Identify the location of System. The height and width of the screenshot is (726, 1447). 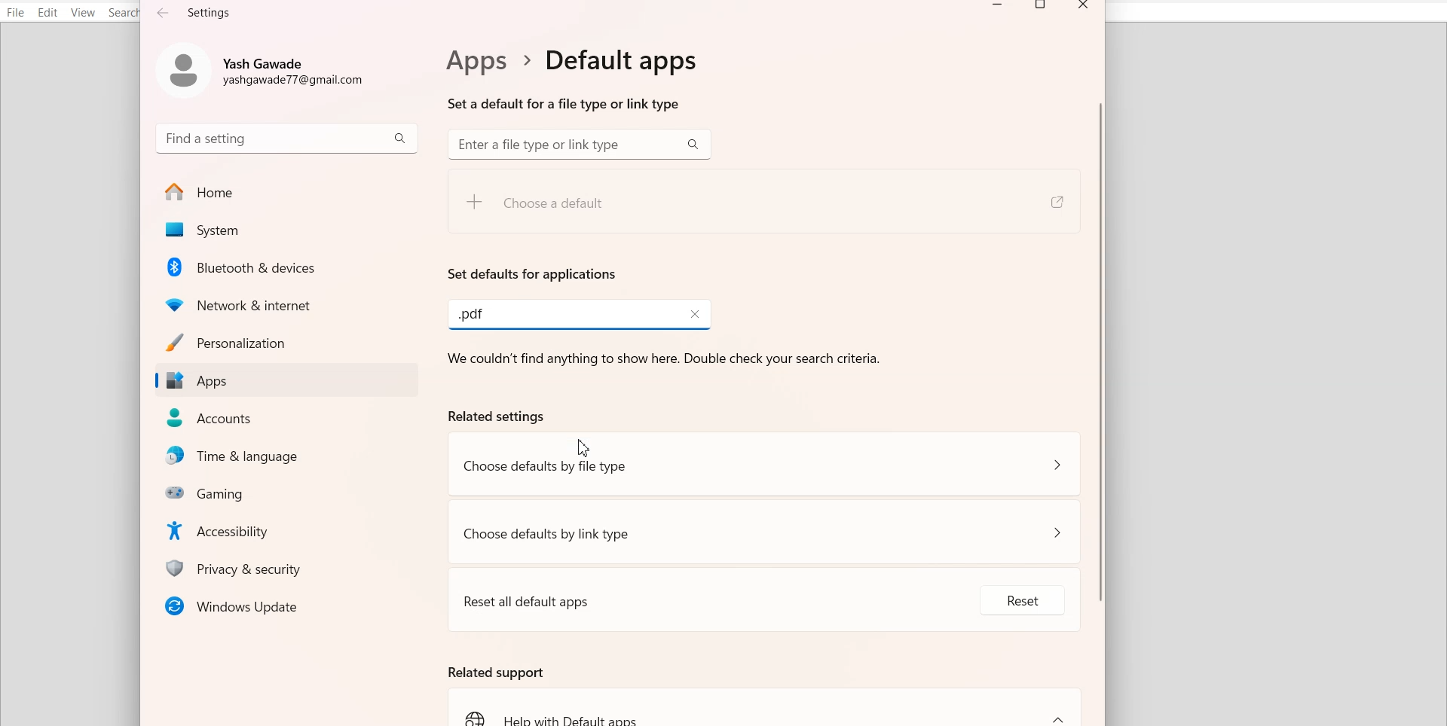
(286, 230).